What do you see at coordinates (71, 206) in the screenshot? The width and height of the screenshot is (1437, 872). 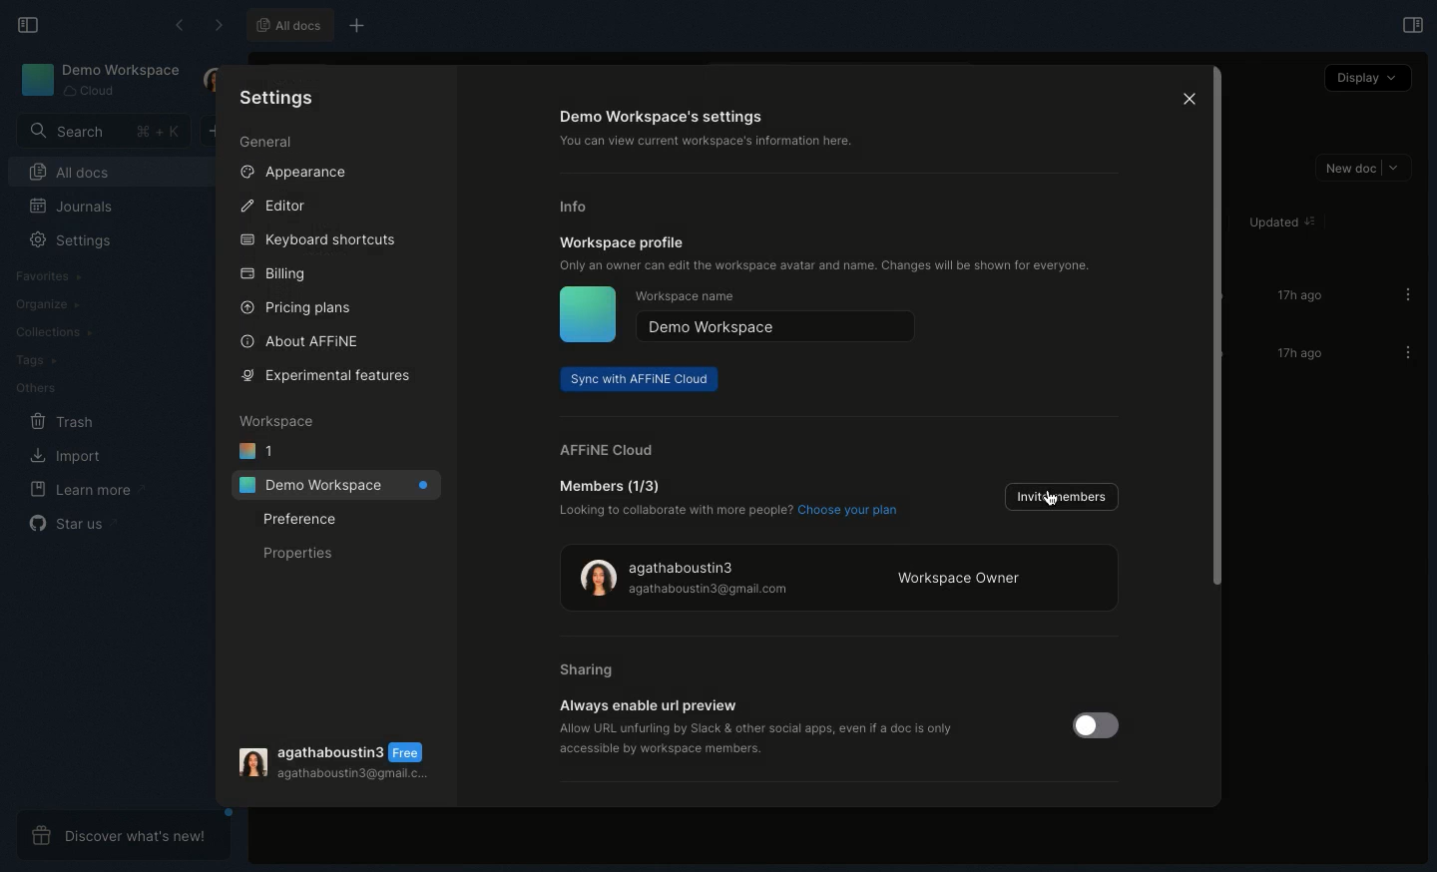 I see `Journals` at bounding box center [71, 206].